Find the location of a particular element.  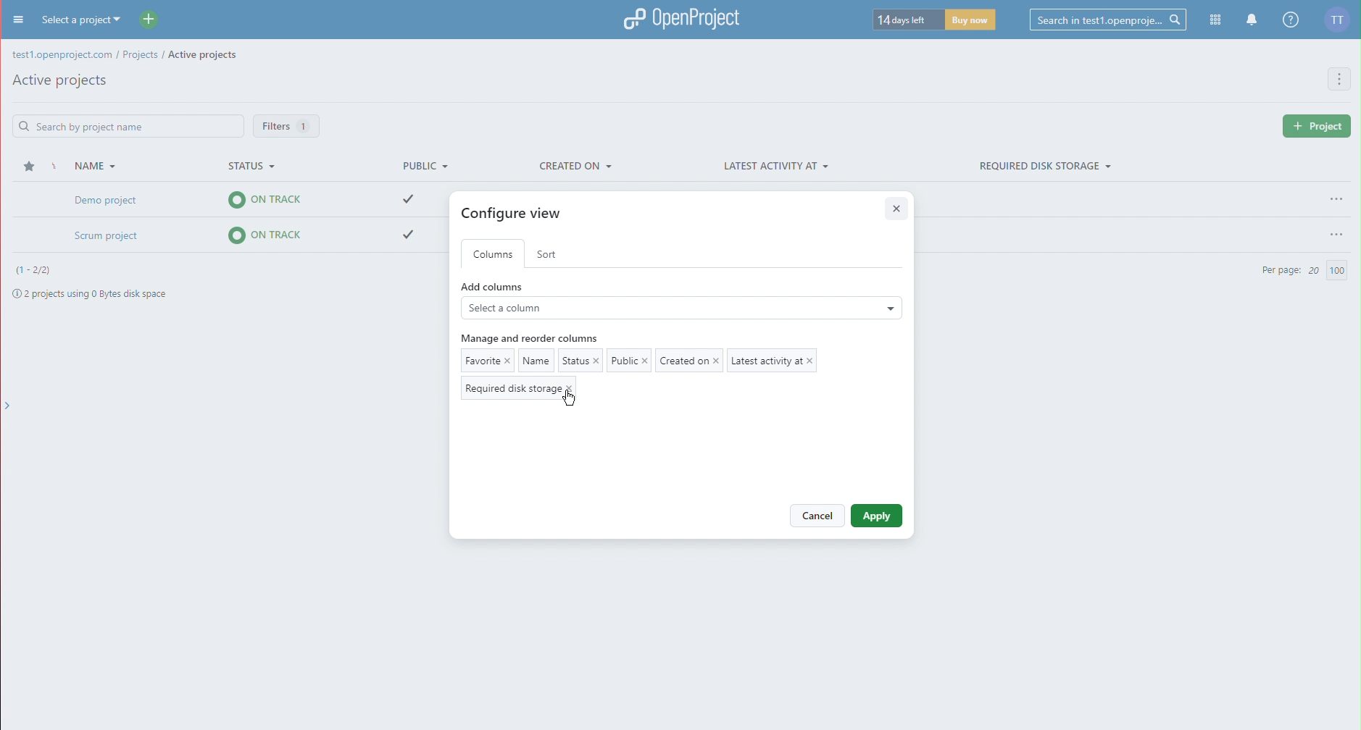

Status is located at coordinates (254, 169).